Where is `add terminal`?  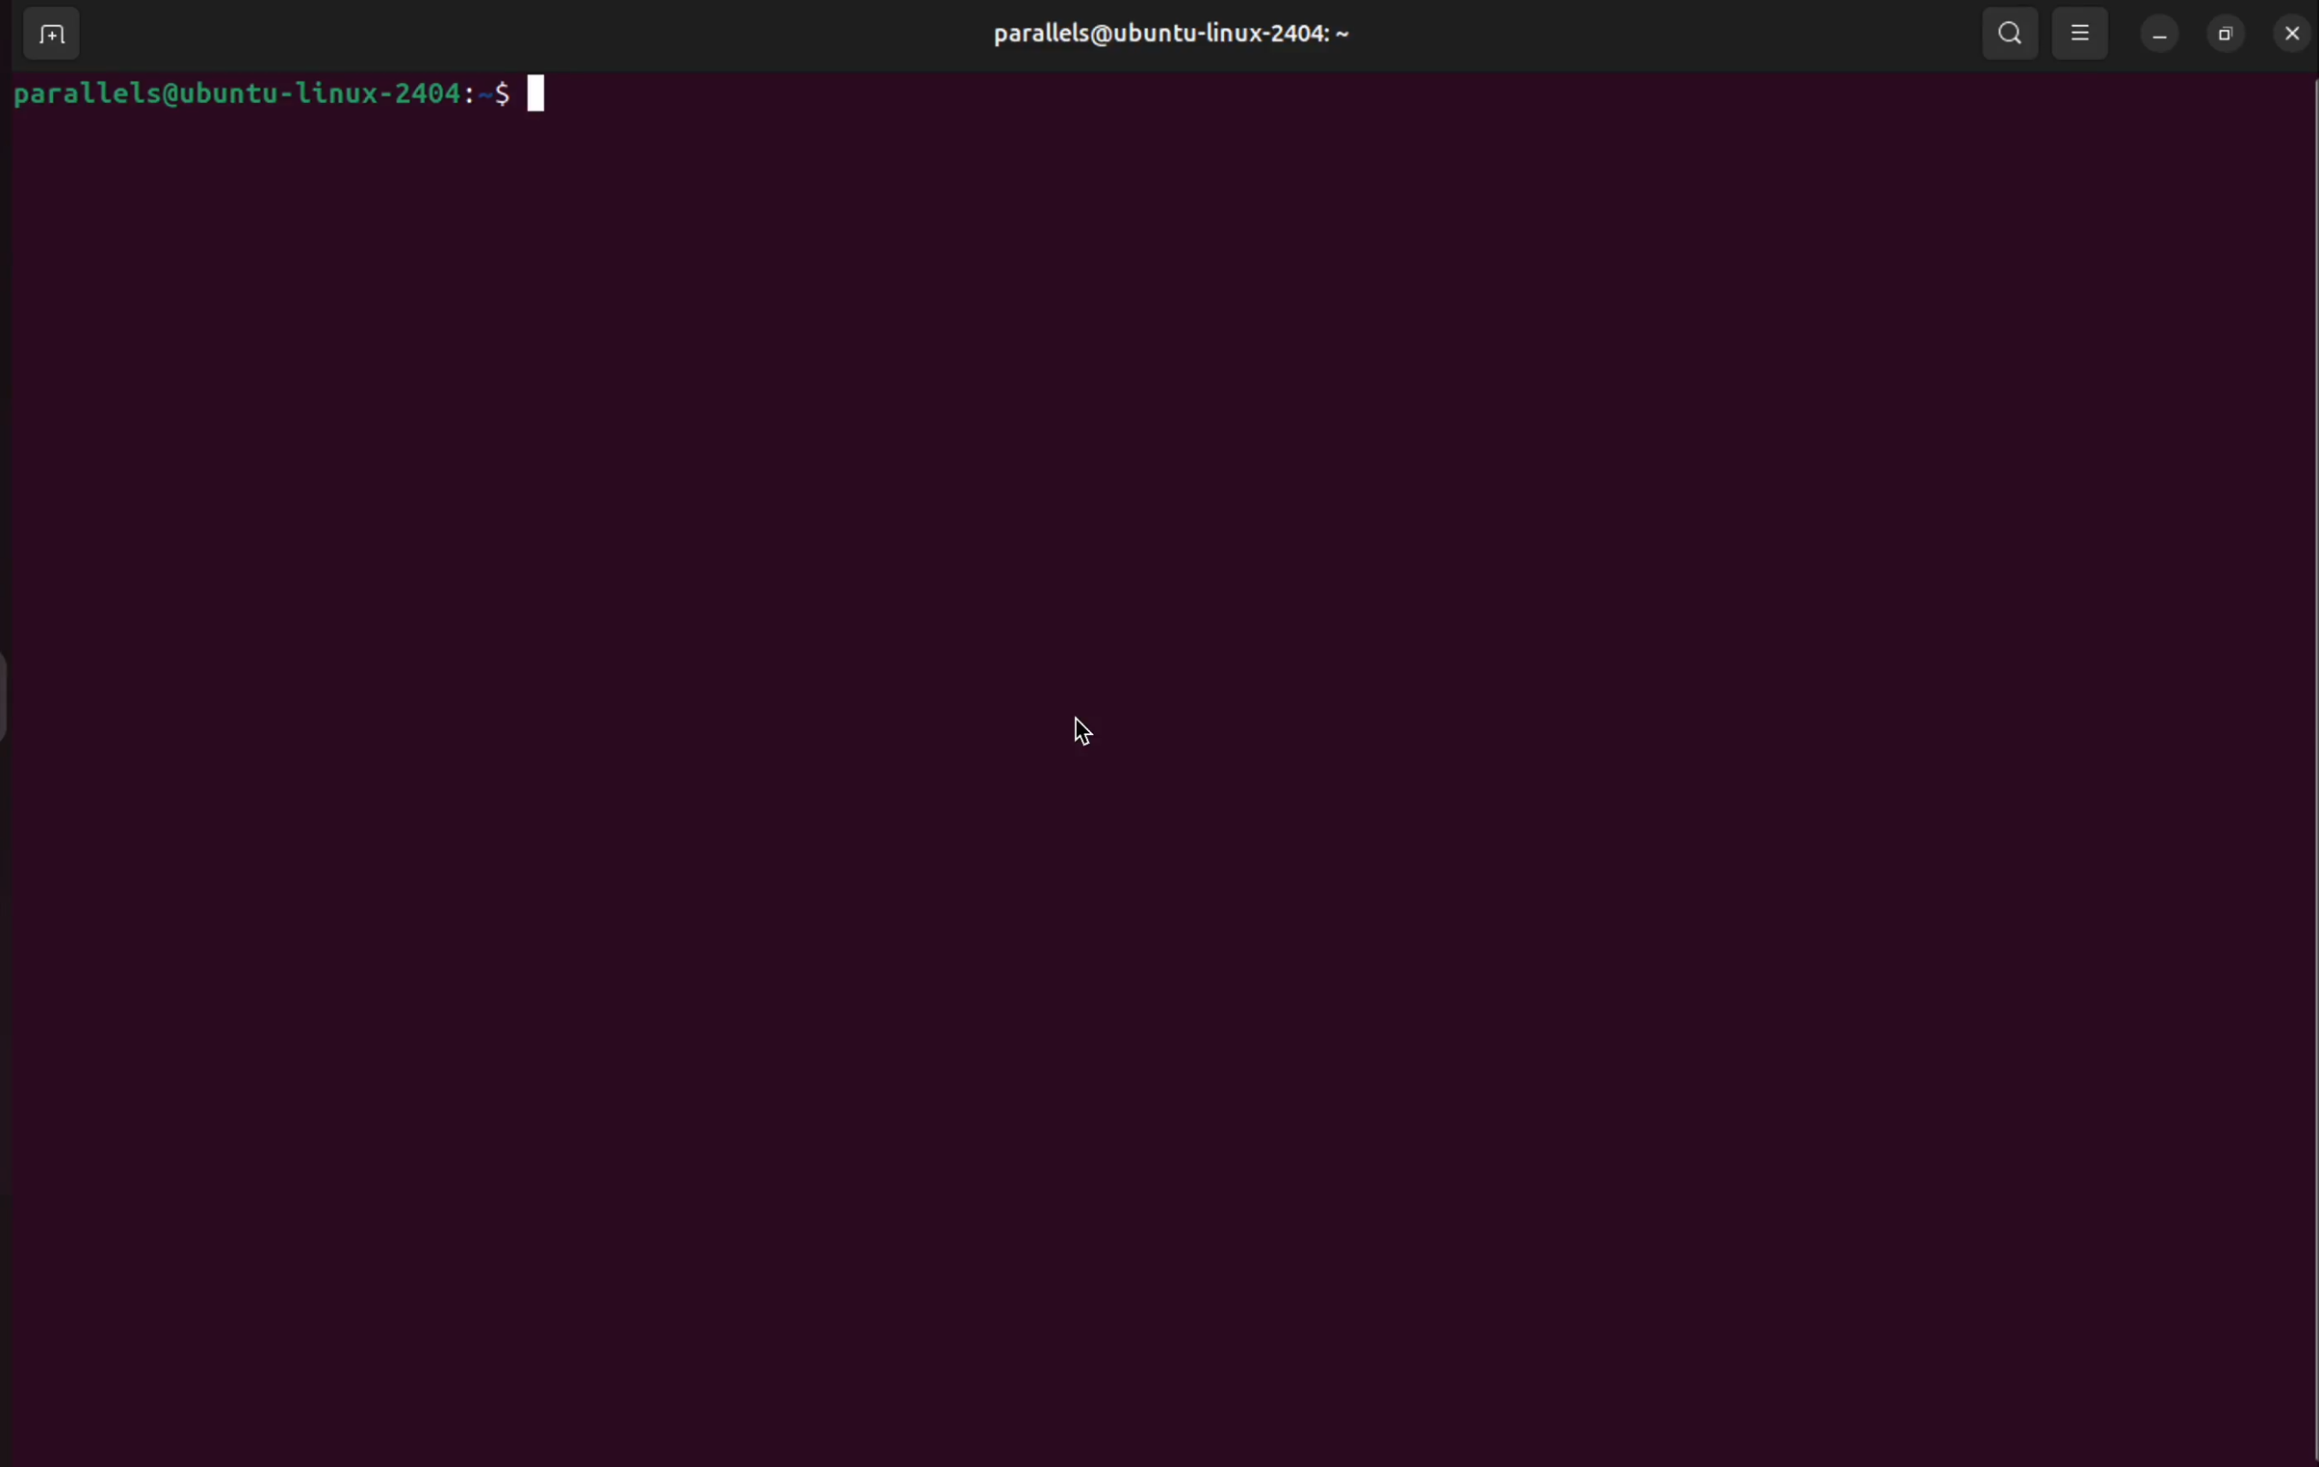 add terminal is located at coordinates (47, 37).